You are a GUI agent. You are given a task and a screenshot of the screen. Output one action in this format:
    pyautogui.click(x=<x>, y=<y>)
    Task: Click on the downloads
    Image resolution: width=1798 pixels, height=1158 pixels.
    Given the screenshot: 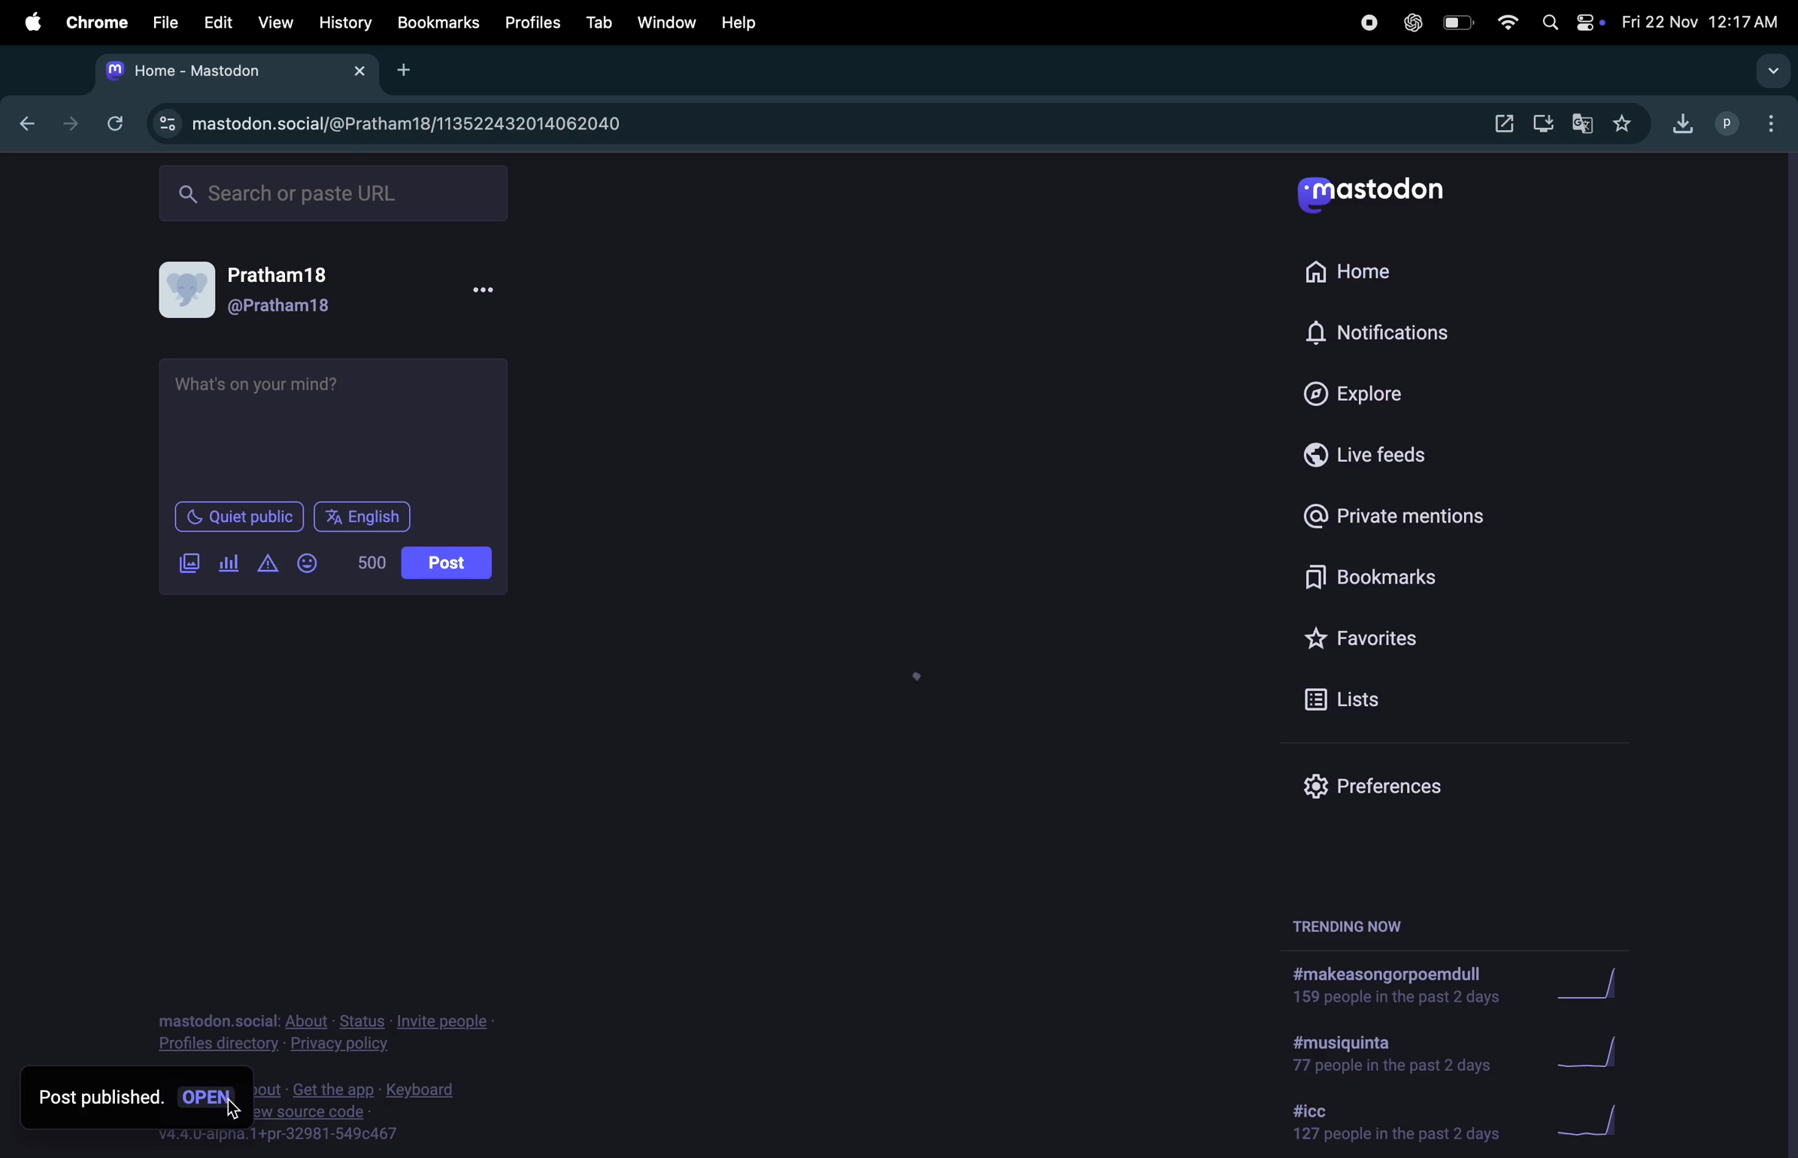 What is the action you would take?
    pyautogui.click(x=1543, y=123)
    